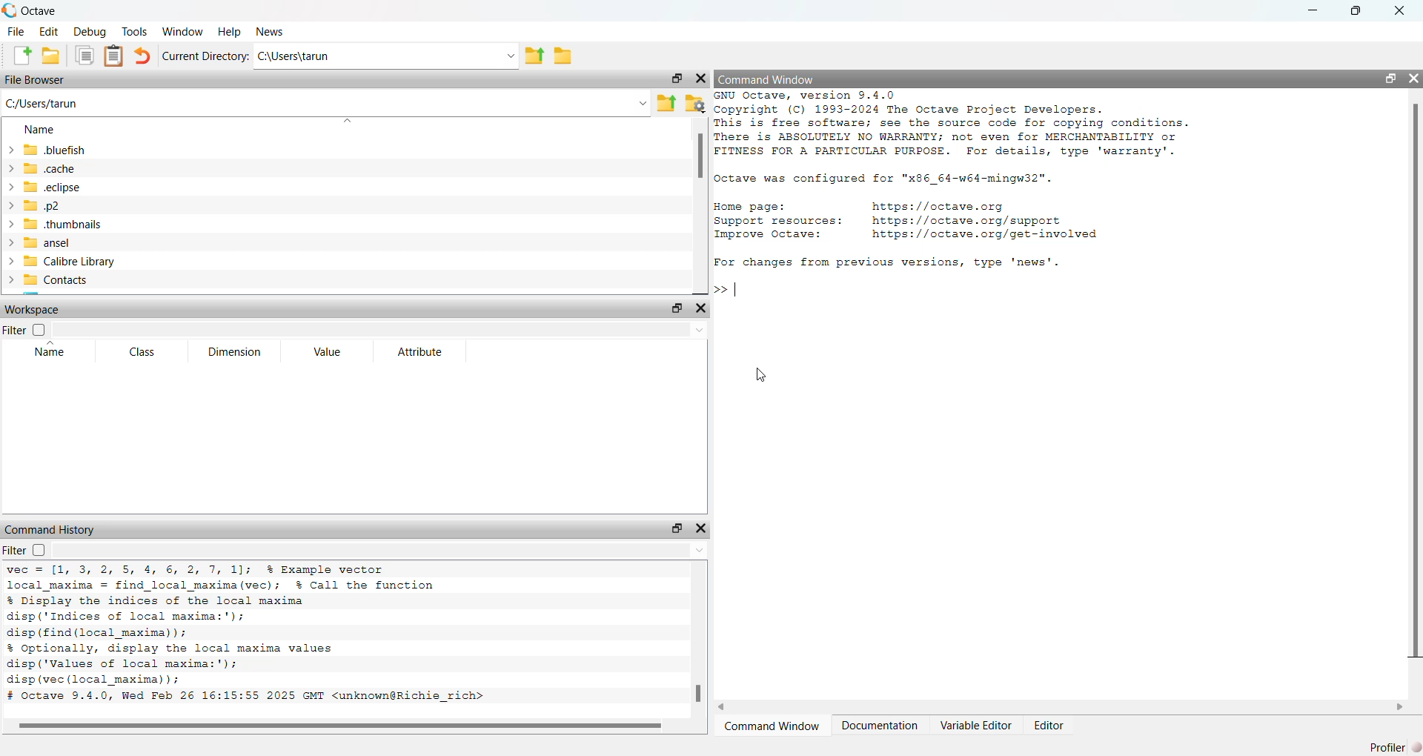 Image resolution: width=1423 pixels, height=756 pixels. I want to click on Value, so click(327, 351).